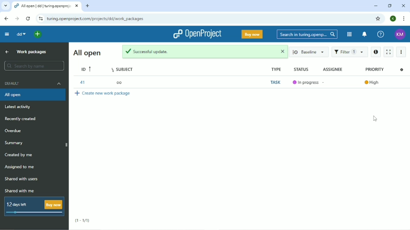  Describe the element at coordinates (21, 34) in the screenshot. I see `dd` at that location.